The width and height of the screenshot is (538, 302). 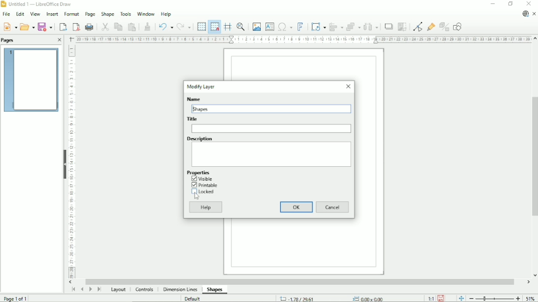 What do you see at coordinates (529, 3) in the screenshot?
I see `Close` at bounding box center [529, 3].